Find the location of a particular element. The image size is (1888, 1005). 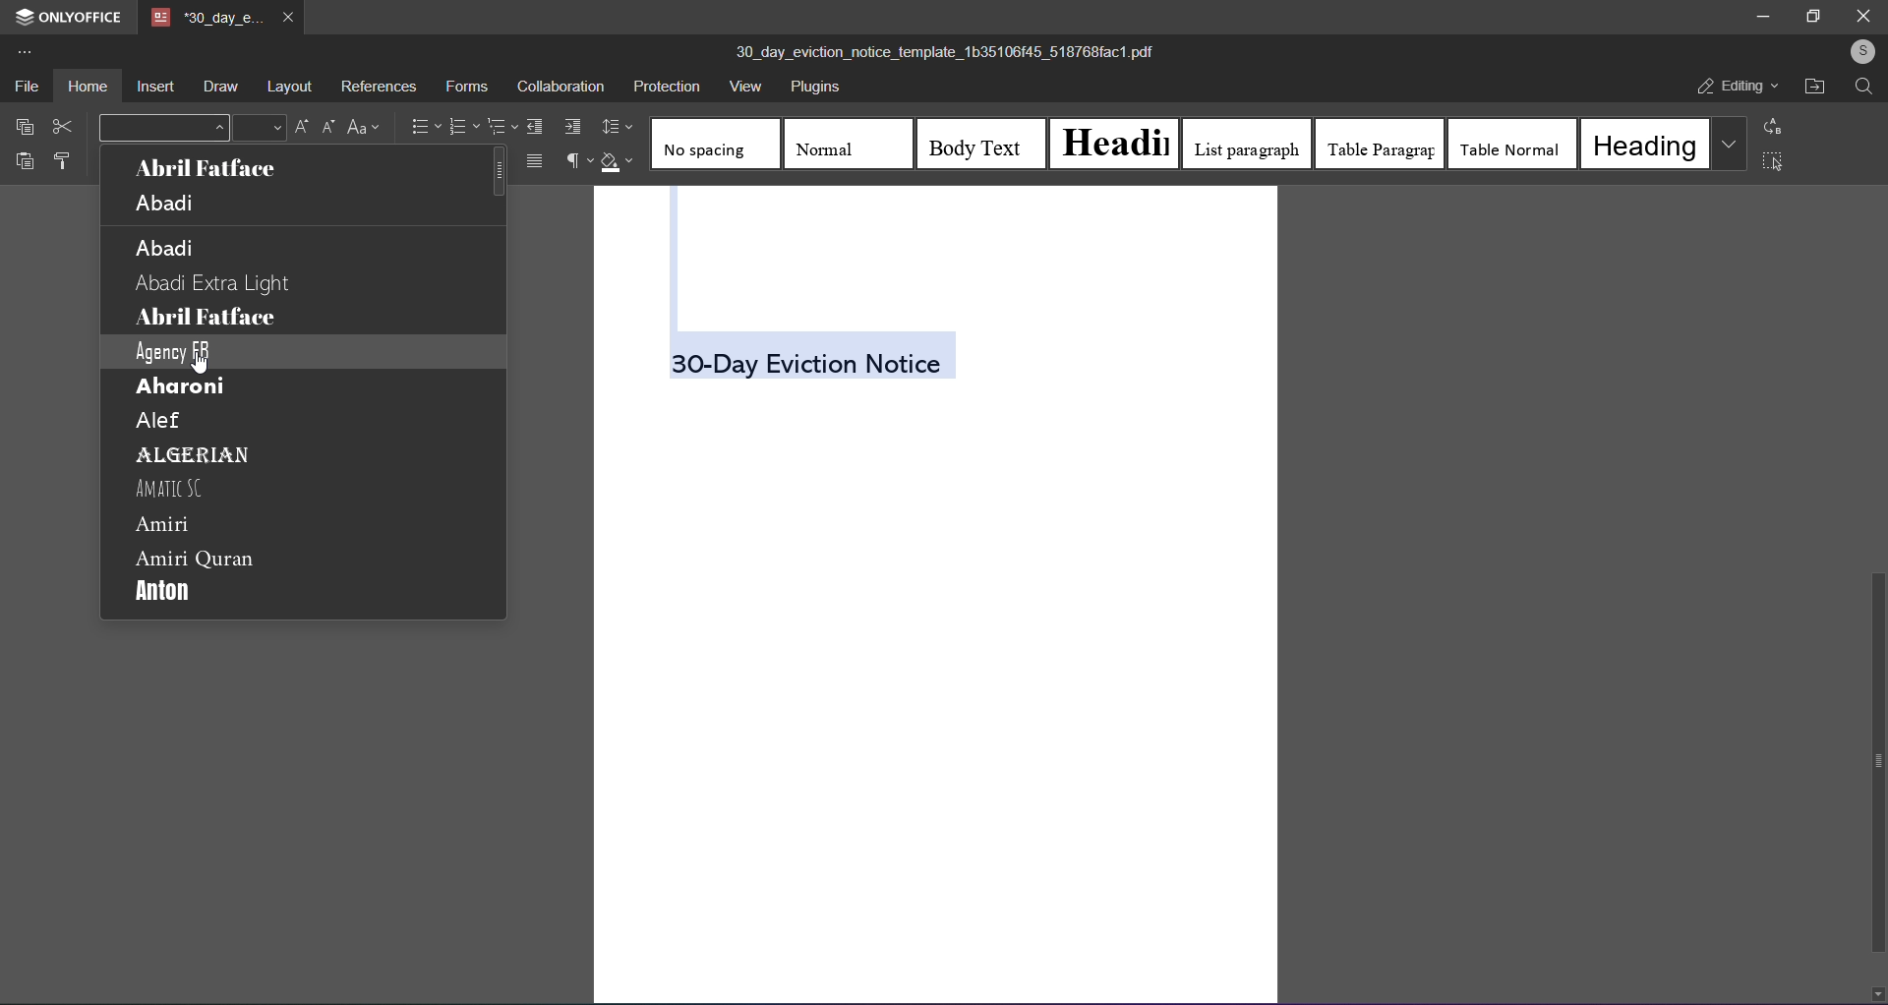

abadi is located at coordinates (168, 249).